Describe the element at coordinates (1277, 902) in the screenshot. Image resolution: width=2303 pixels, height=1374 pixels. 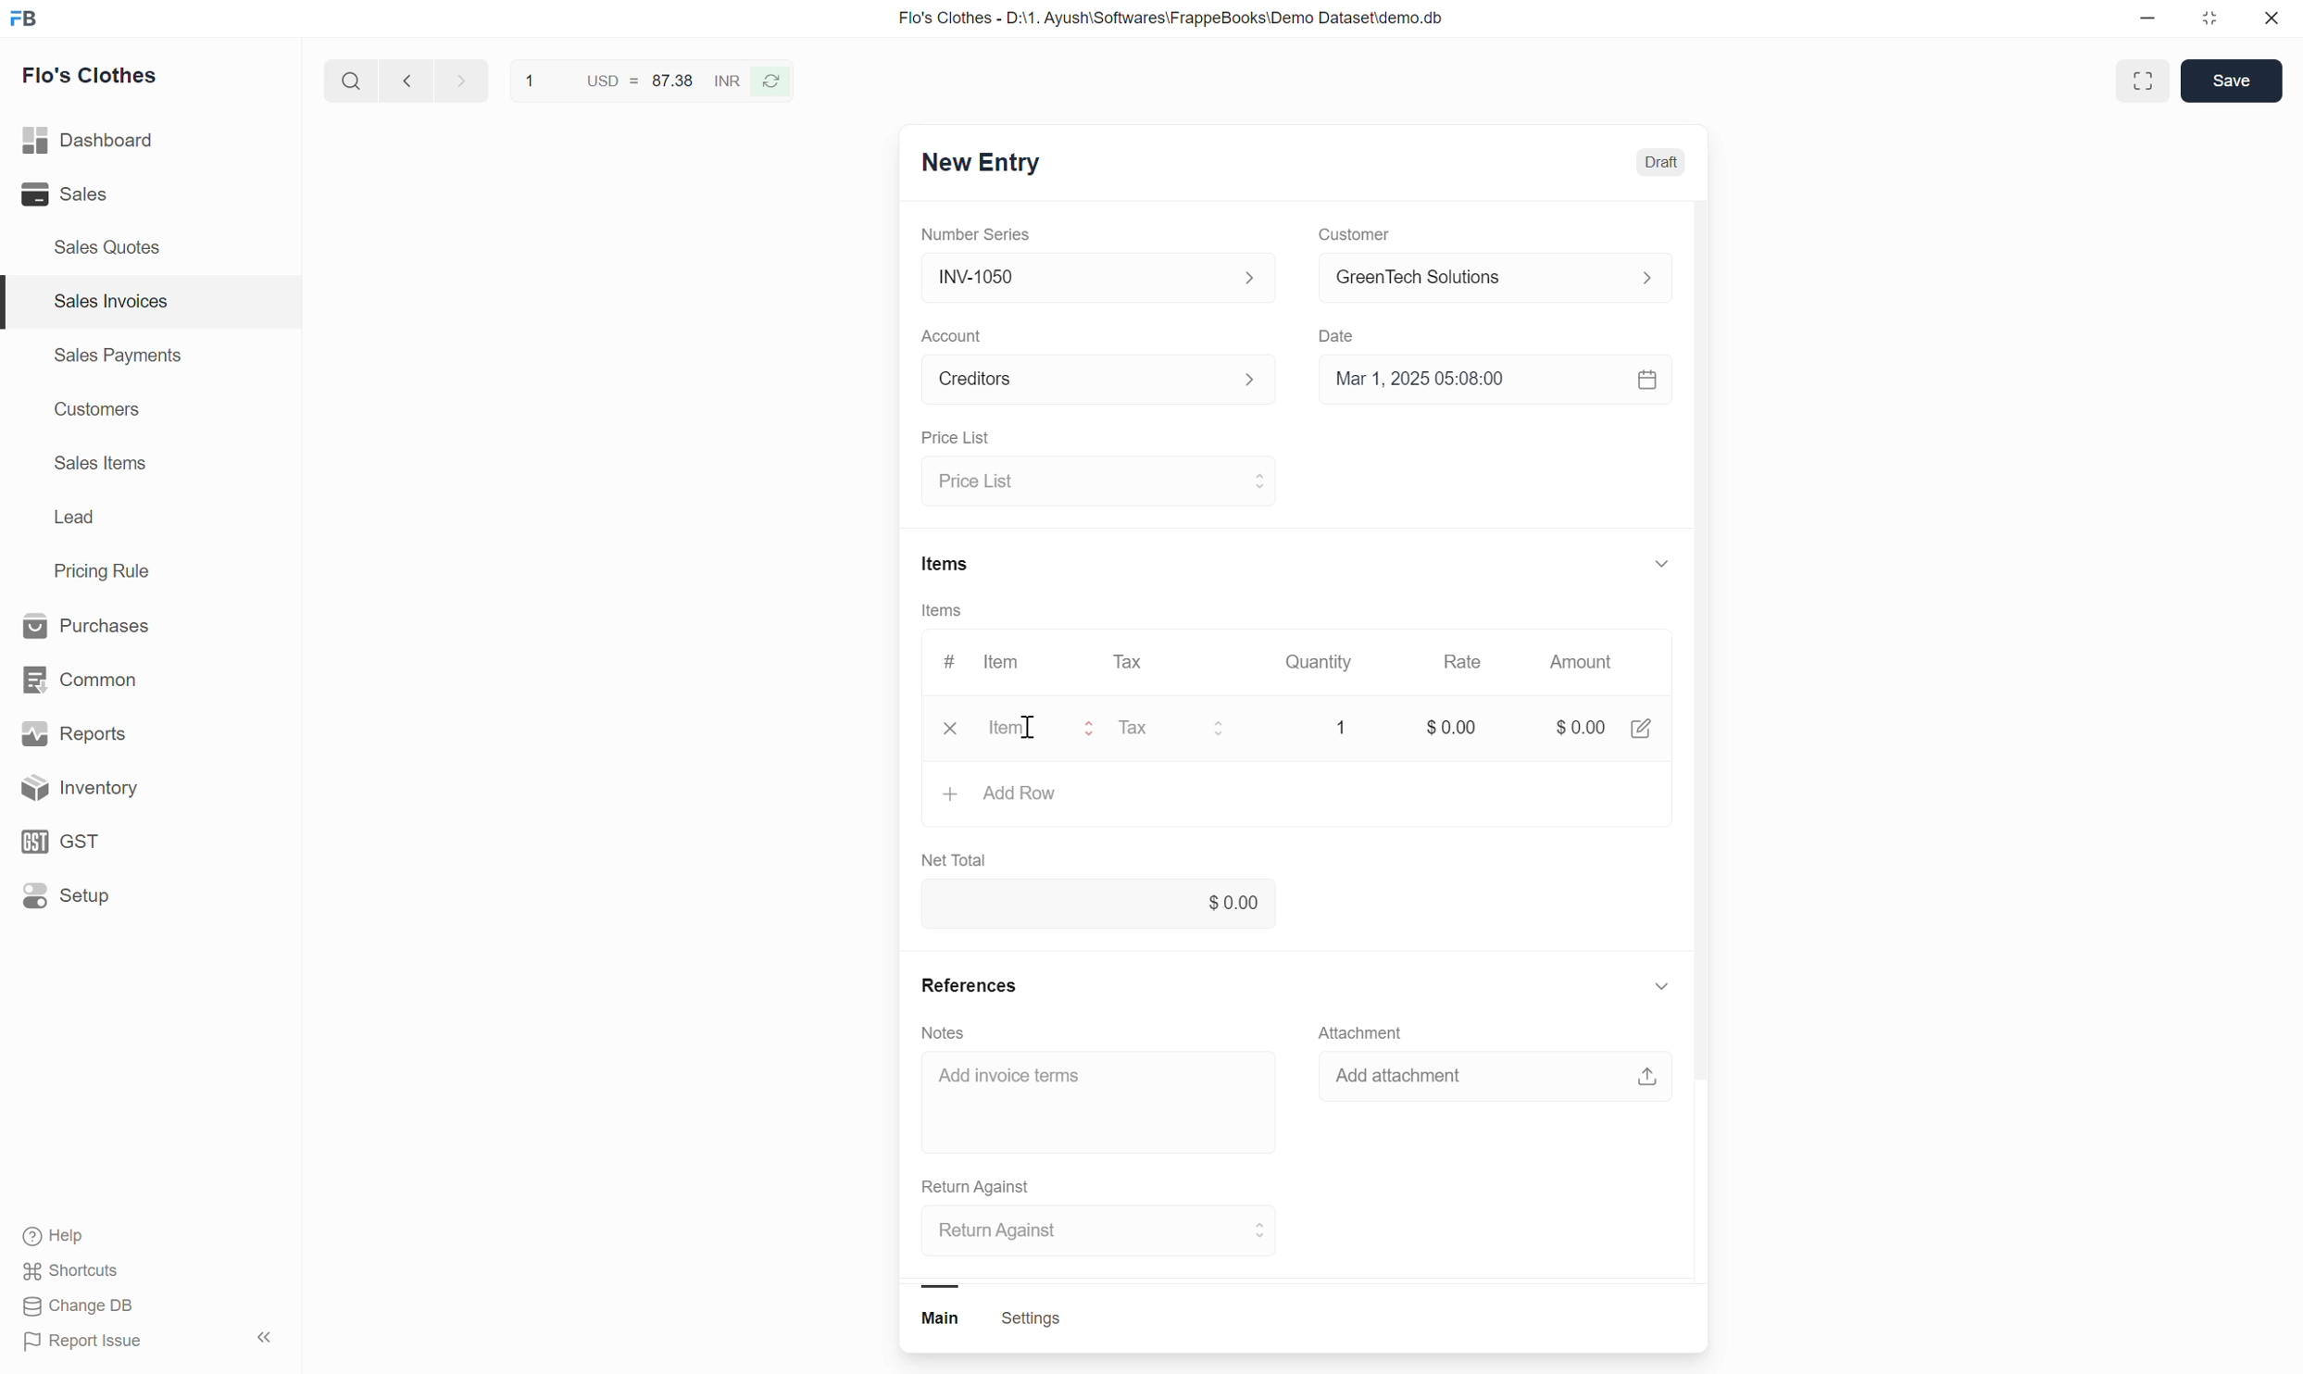
I see `net total input box` at that location.